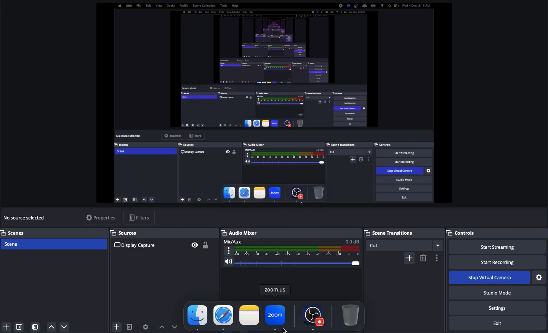 The height and width of the screenshot is (333, 548). I want to click on Source preferences, so click(147, 326).